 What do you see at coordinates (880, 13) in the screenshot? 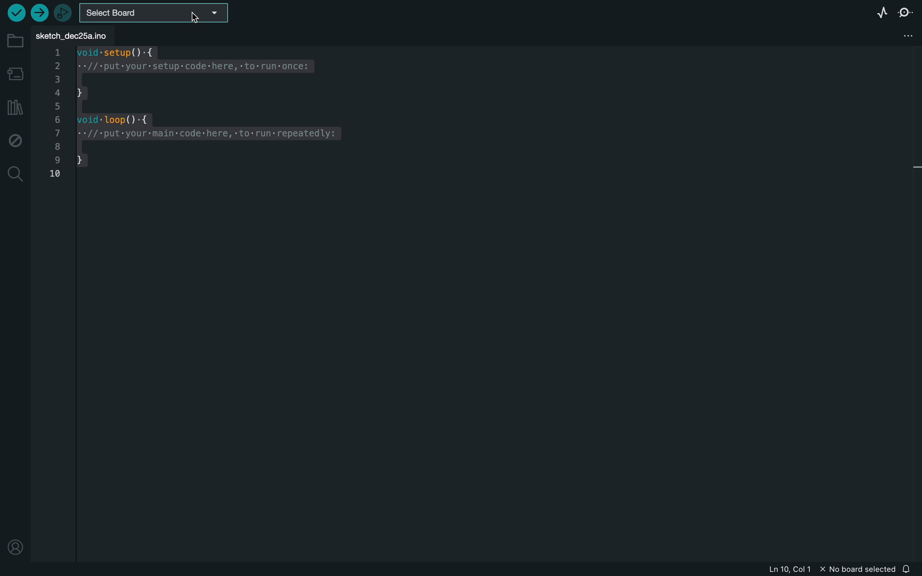
I see `serial plotter` at bounding box center [880, 13].